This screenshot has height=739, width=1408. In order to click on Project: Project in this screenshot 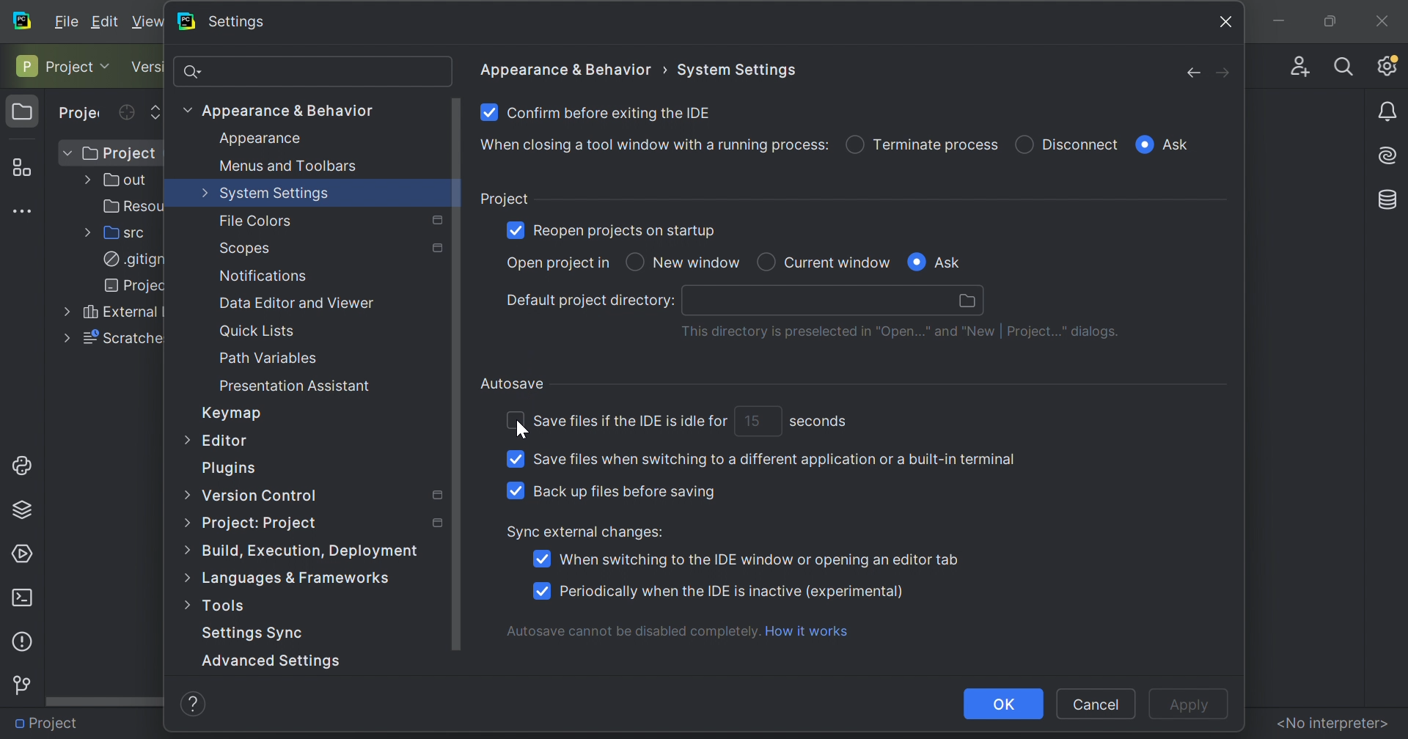, I will do `click(259, 524)`.